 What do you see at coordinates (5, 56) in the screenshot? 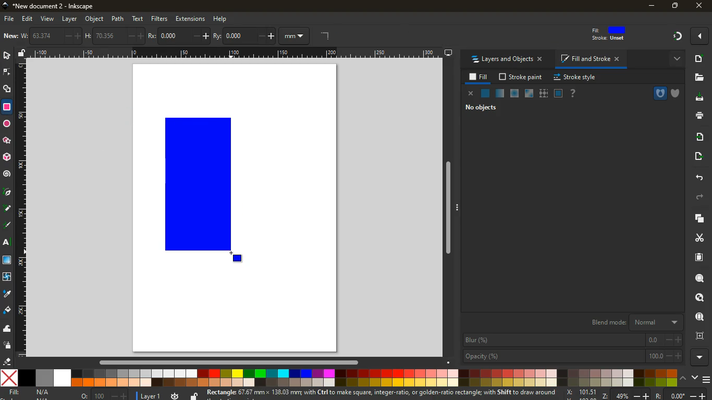
I see `select` at bounding box center [5, 56].